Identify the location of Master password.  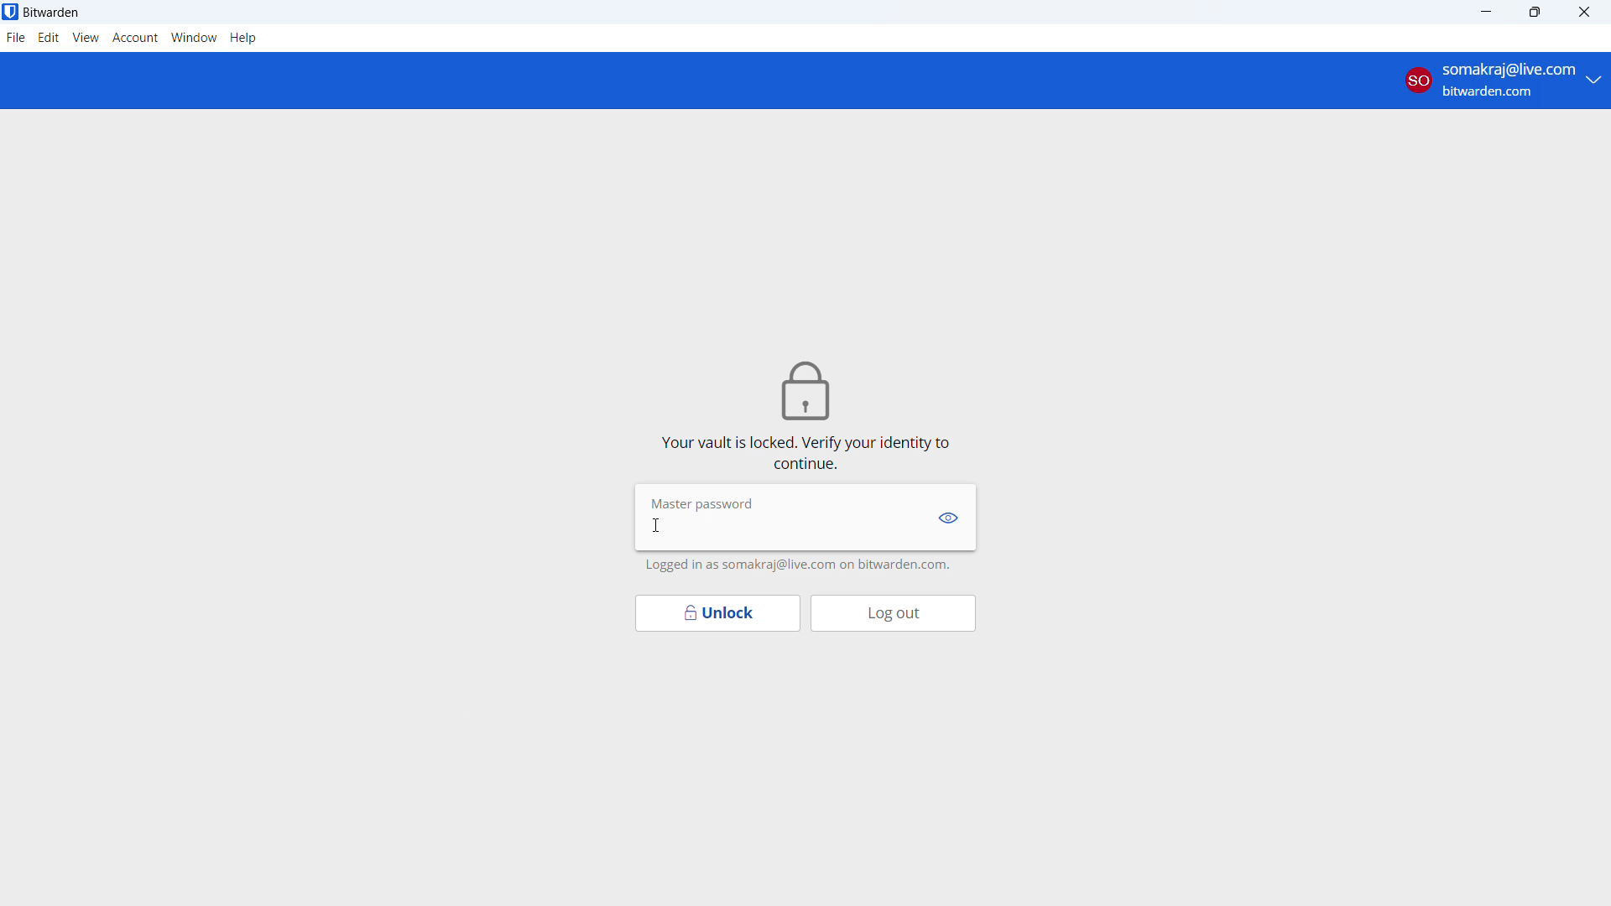
(704, 502).